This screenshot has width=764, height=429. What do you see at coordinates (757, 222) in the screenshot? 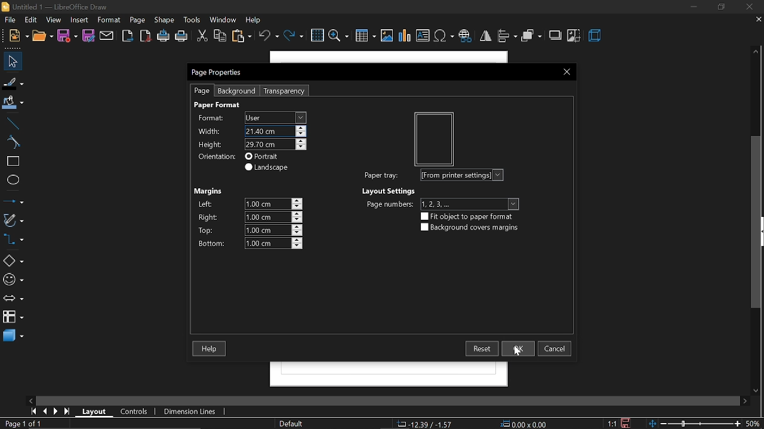
I see `vertical scrollbar` at bounding box center [757, 222].